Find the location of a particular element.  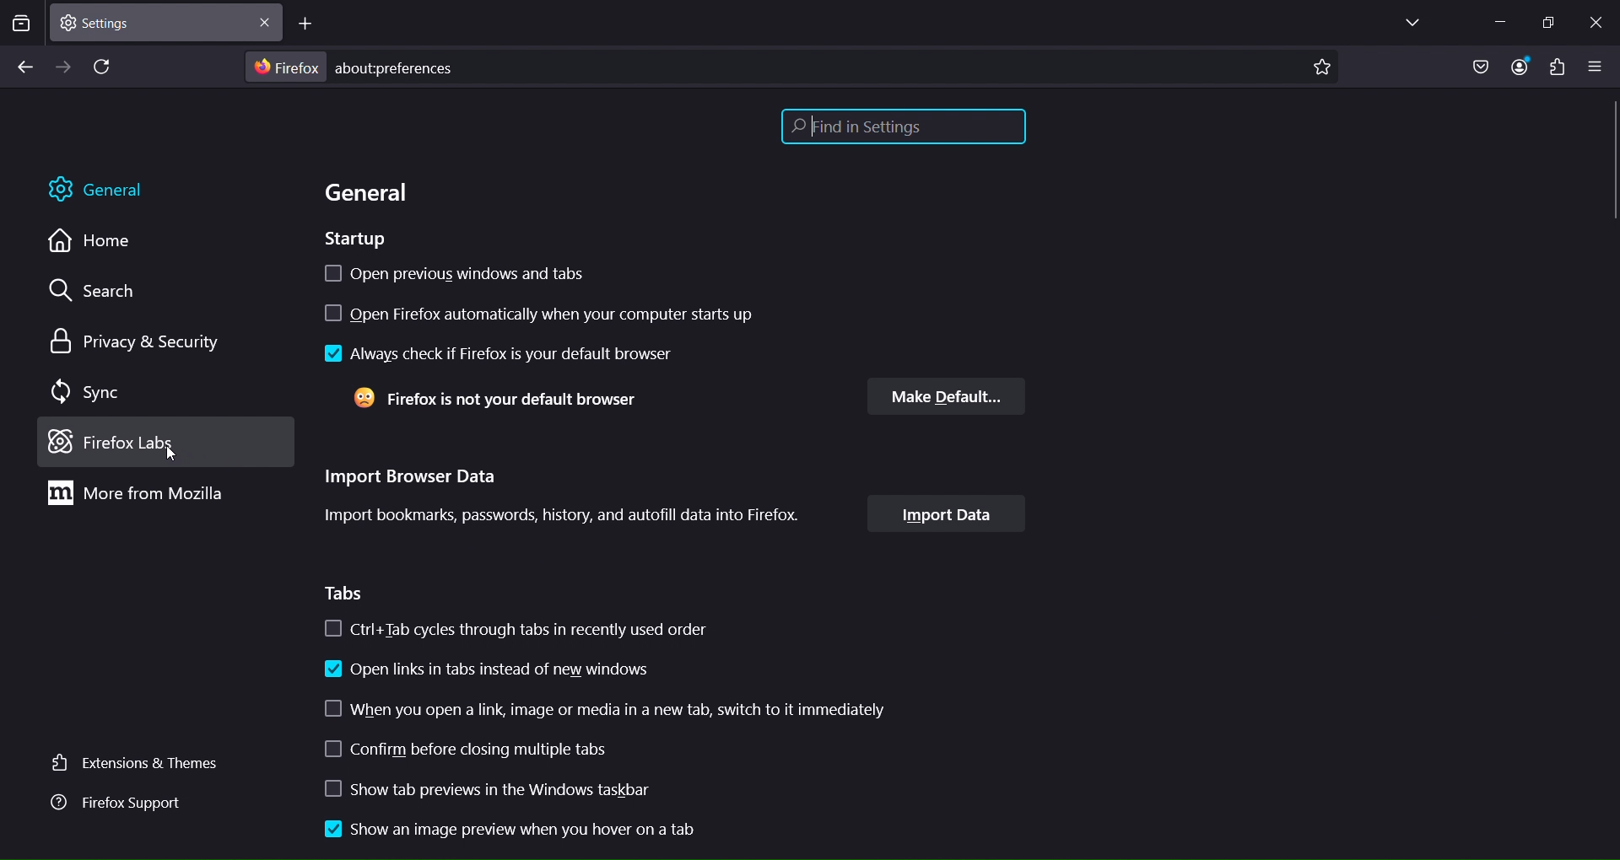

general is located at coordinates (103, 190).